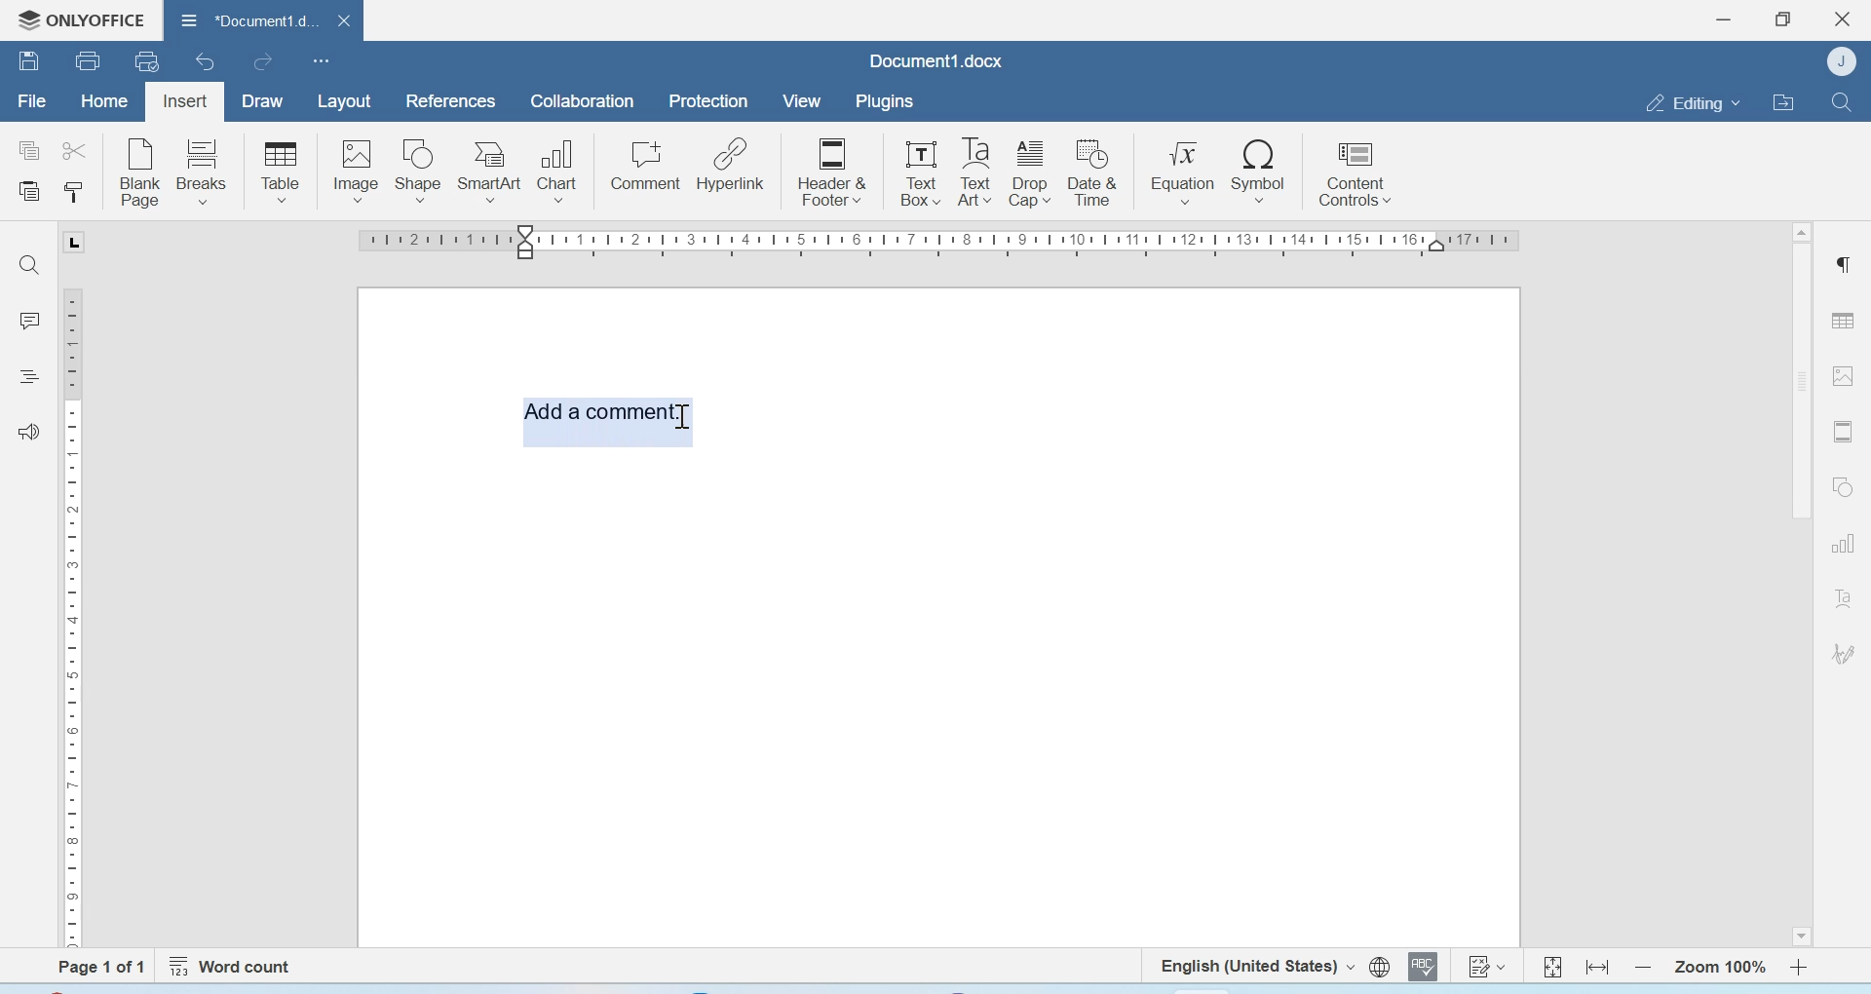  Describe the element at coordinates (100, 967) in the screenshot. I see `Page 1 of 1` at that location.